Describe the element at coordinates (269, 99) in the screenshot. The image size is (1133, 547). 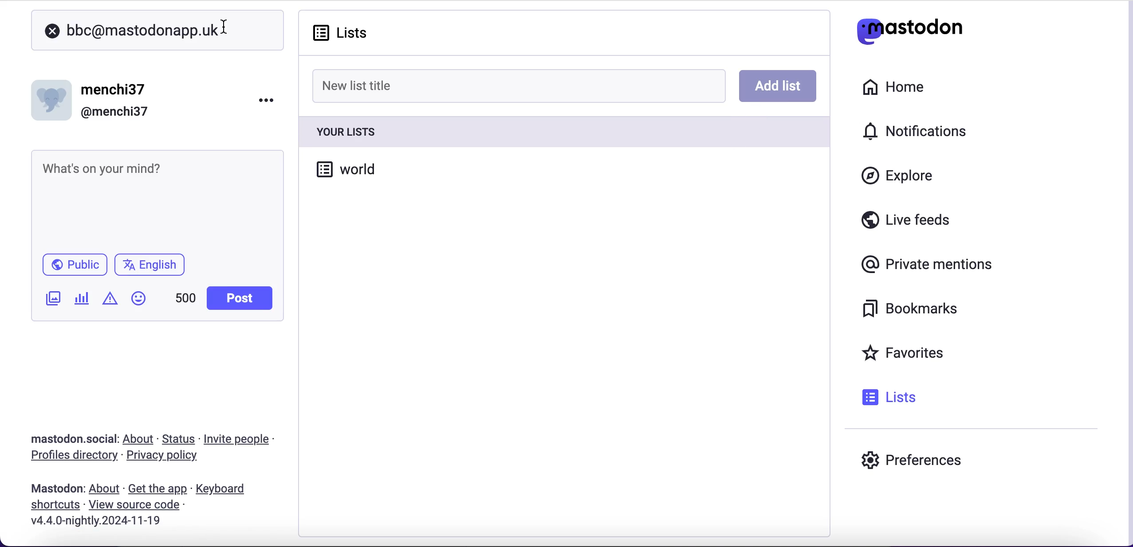
I see `menu options` at that location.